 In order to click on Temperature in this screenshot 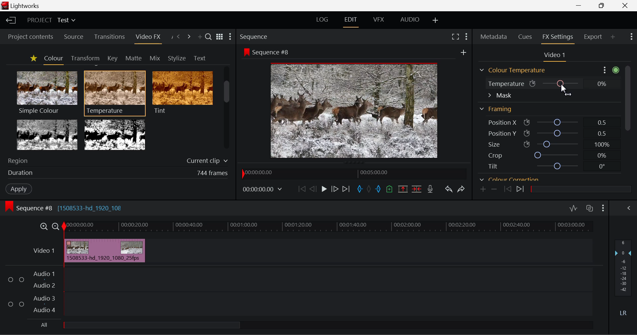, I will do `click(561, 83)`.